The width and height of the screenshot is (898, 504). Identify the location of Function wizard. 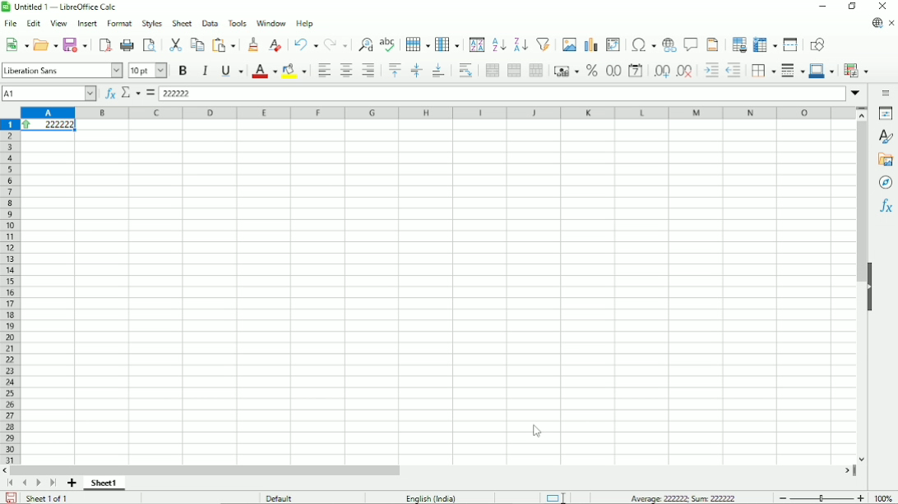
(109, 94).